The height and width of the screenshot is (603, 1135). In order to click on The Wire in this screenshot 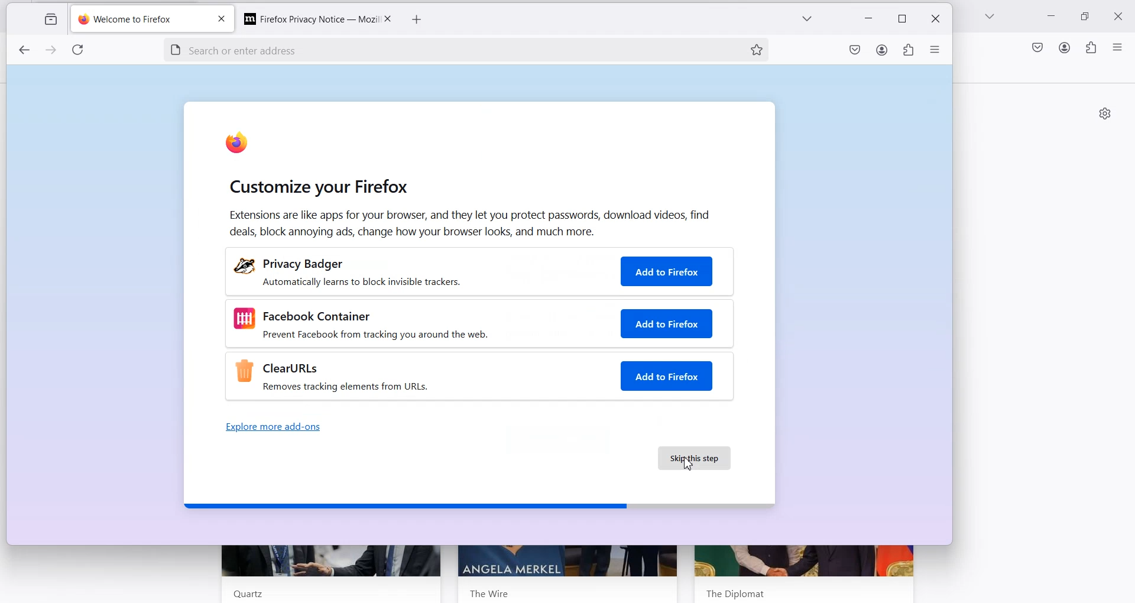, I will do `click(491, 591)`.